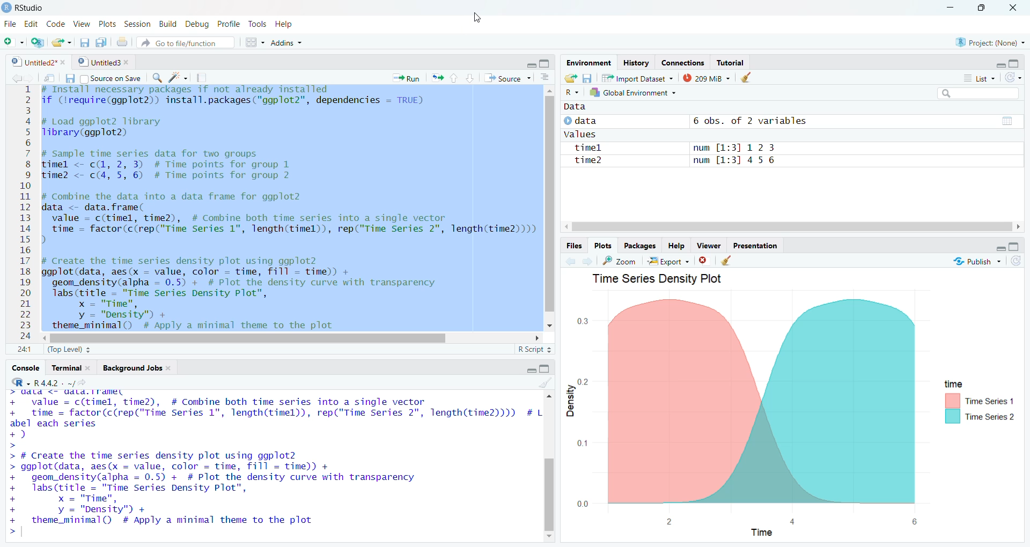  Describe the element at coordinates (19, 382) in the screenshot. I see `R` at that location.